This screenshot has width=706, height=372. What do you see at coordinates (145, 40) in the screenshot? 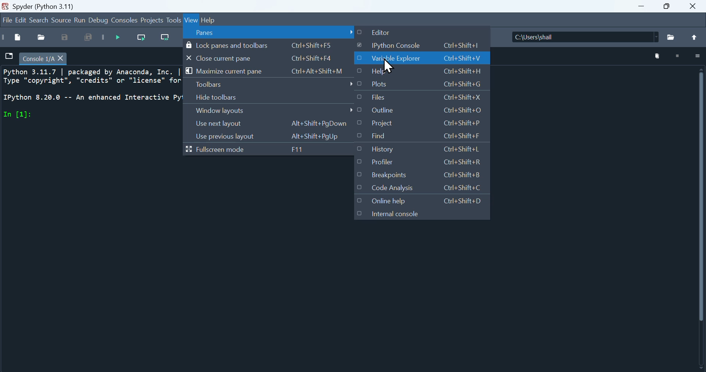
I see `Run current line` at bounding box center [145, 40].